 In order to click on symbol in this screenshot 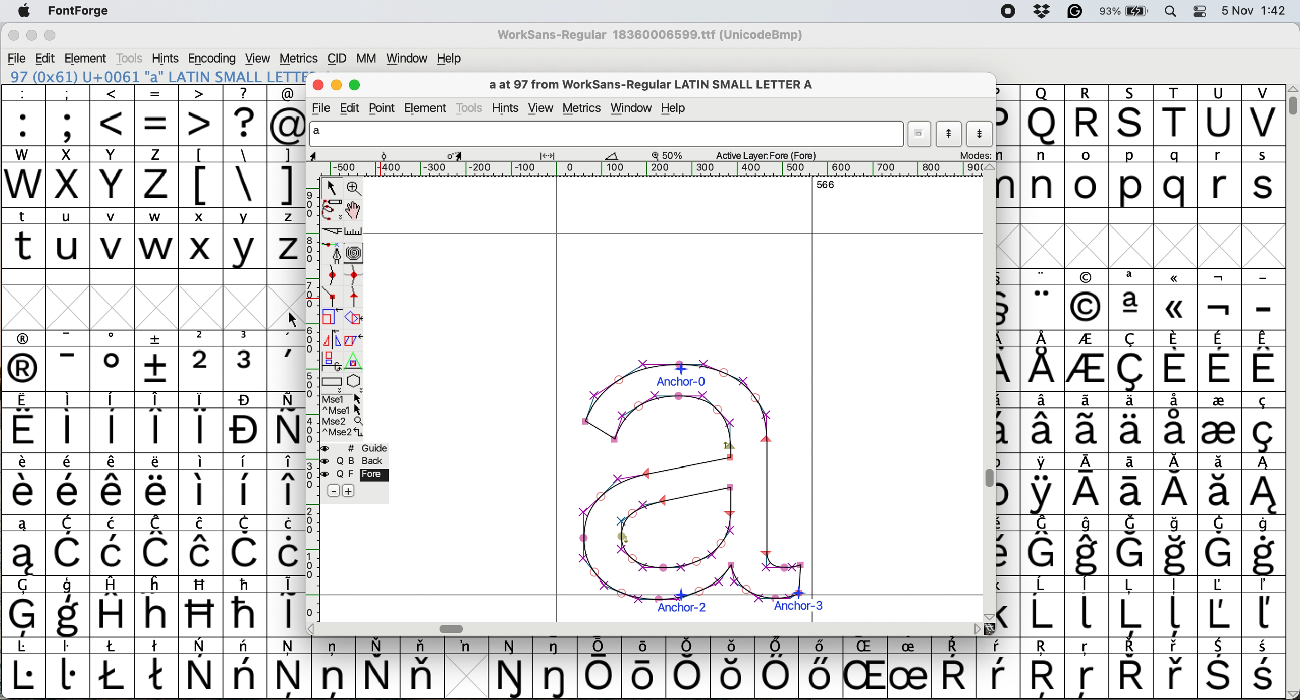, I will do `click(997, 669)`.